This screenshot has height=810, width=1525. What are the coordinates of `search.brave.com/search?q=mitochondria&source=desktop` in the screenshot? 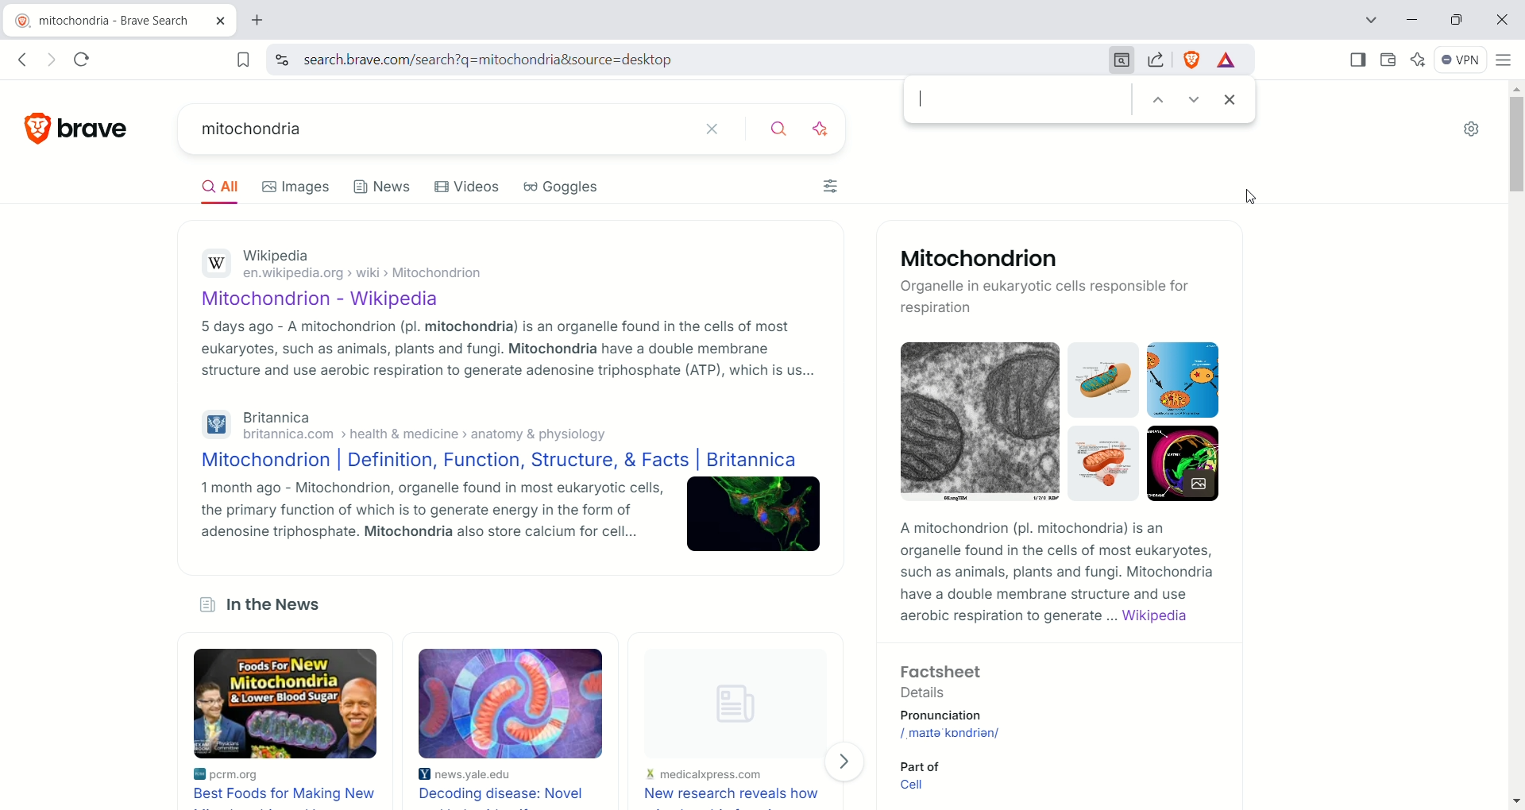 It's located at (698, 59).